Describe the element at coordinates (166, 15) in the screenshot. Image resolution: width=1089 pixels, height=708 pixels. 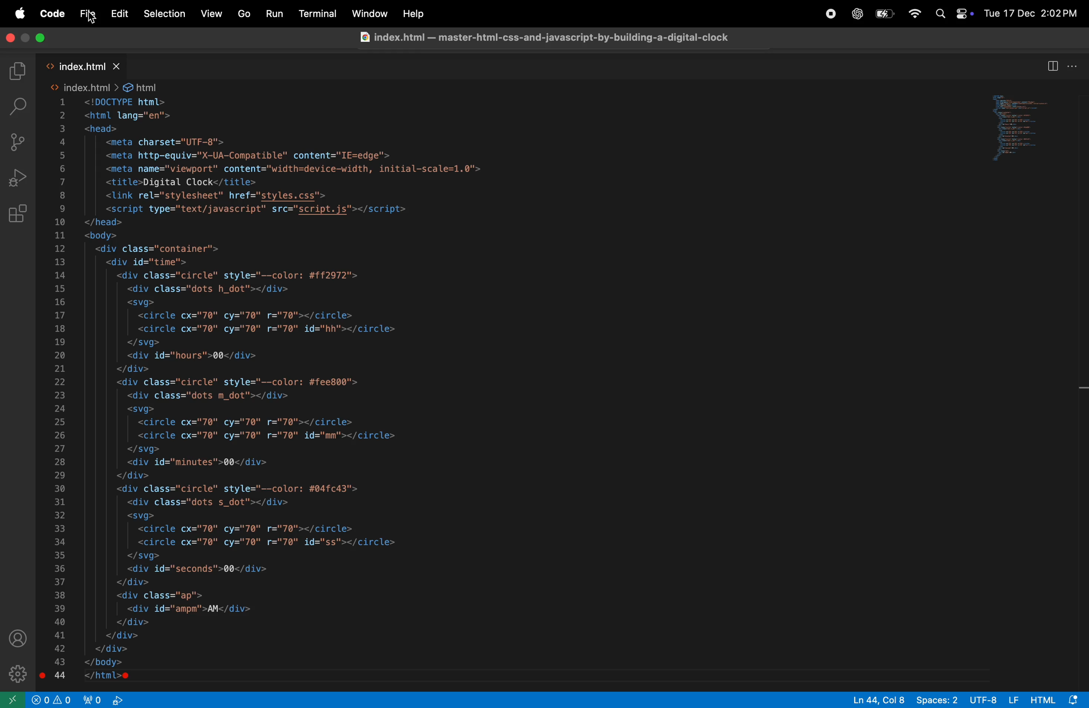
I see `selections` at that location.